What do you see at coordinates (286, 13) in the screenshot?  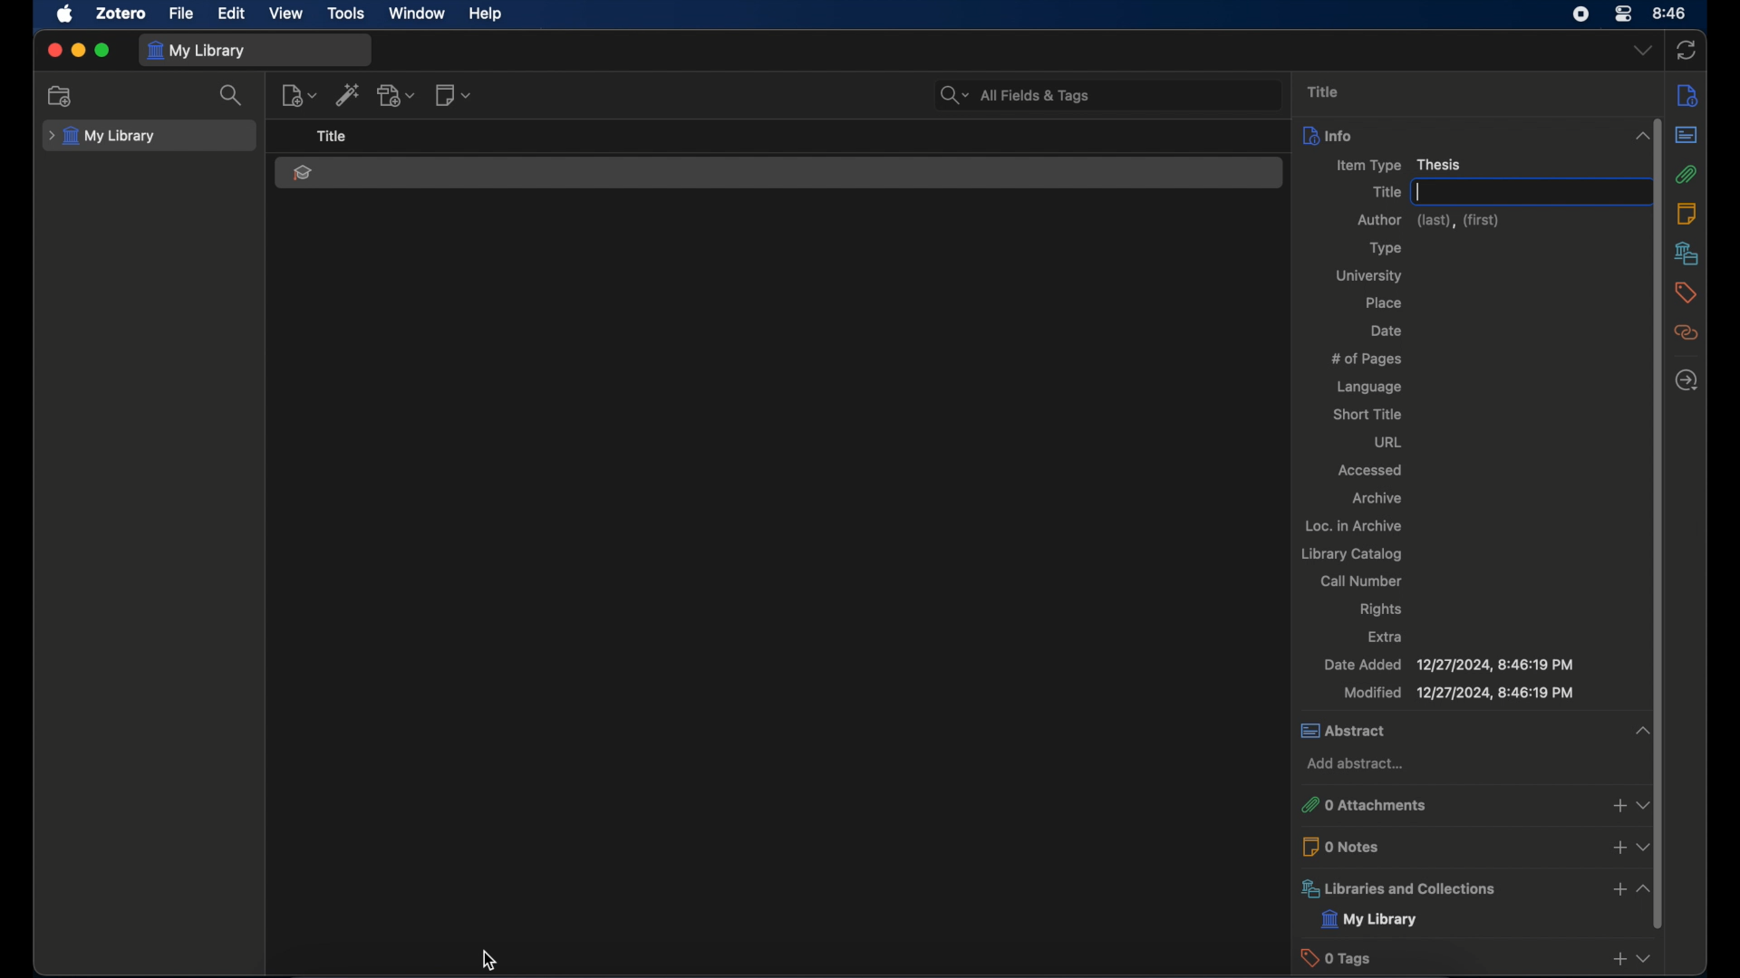 I see `view` at bounding box center [286, 13].